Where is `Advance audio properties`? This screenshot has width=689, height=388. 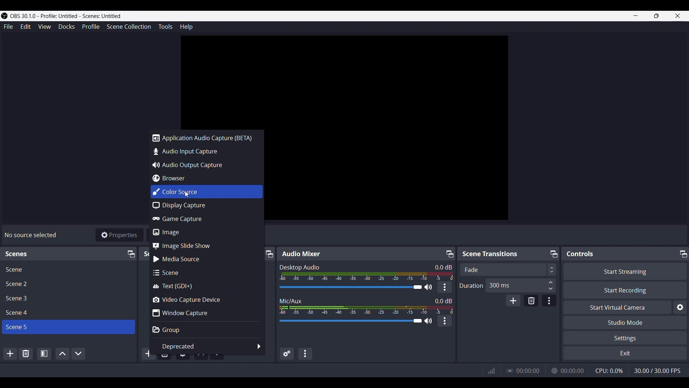
Advance audio properties is located at coordinates (286, 354).